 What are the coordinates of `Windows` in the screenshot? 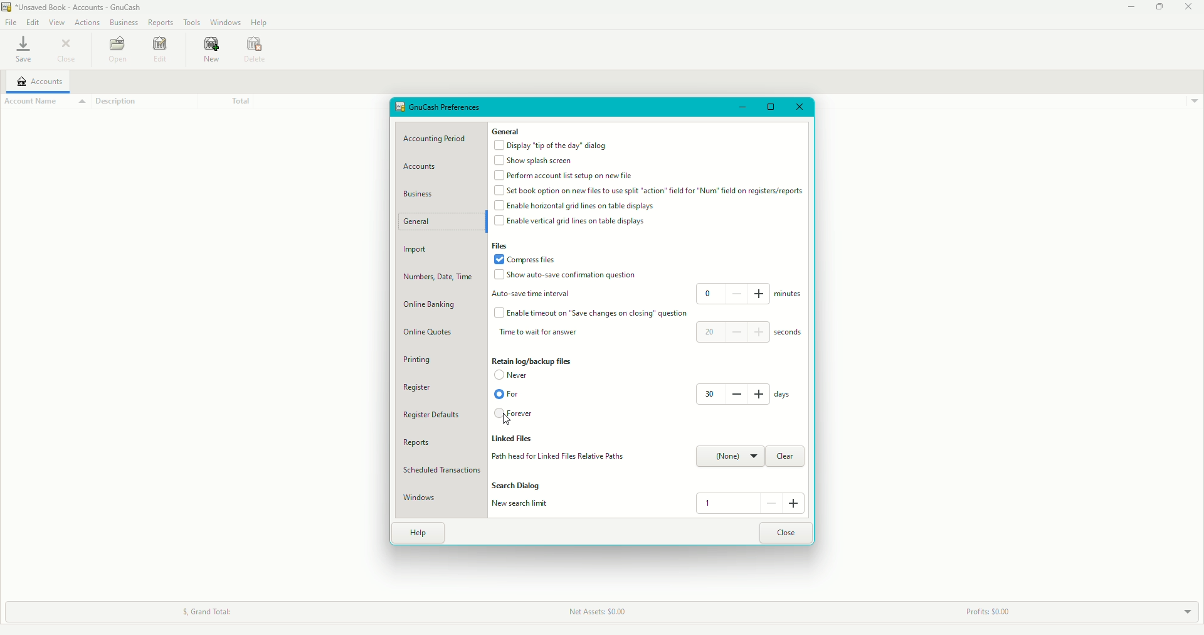 It's located at (420, 498).